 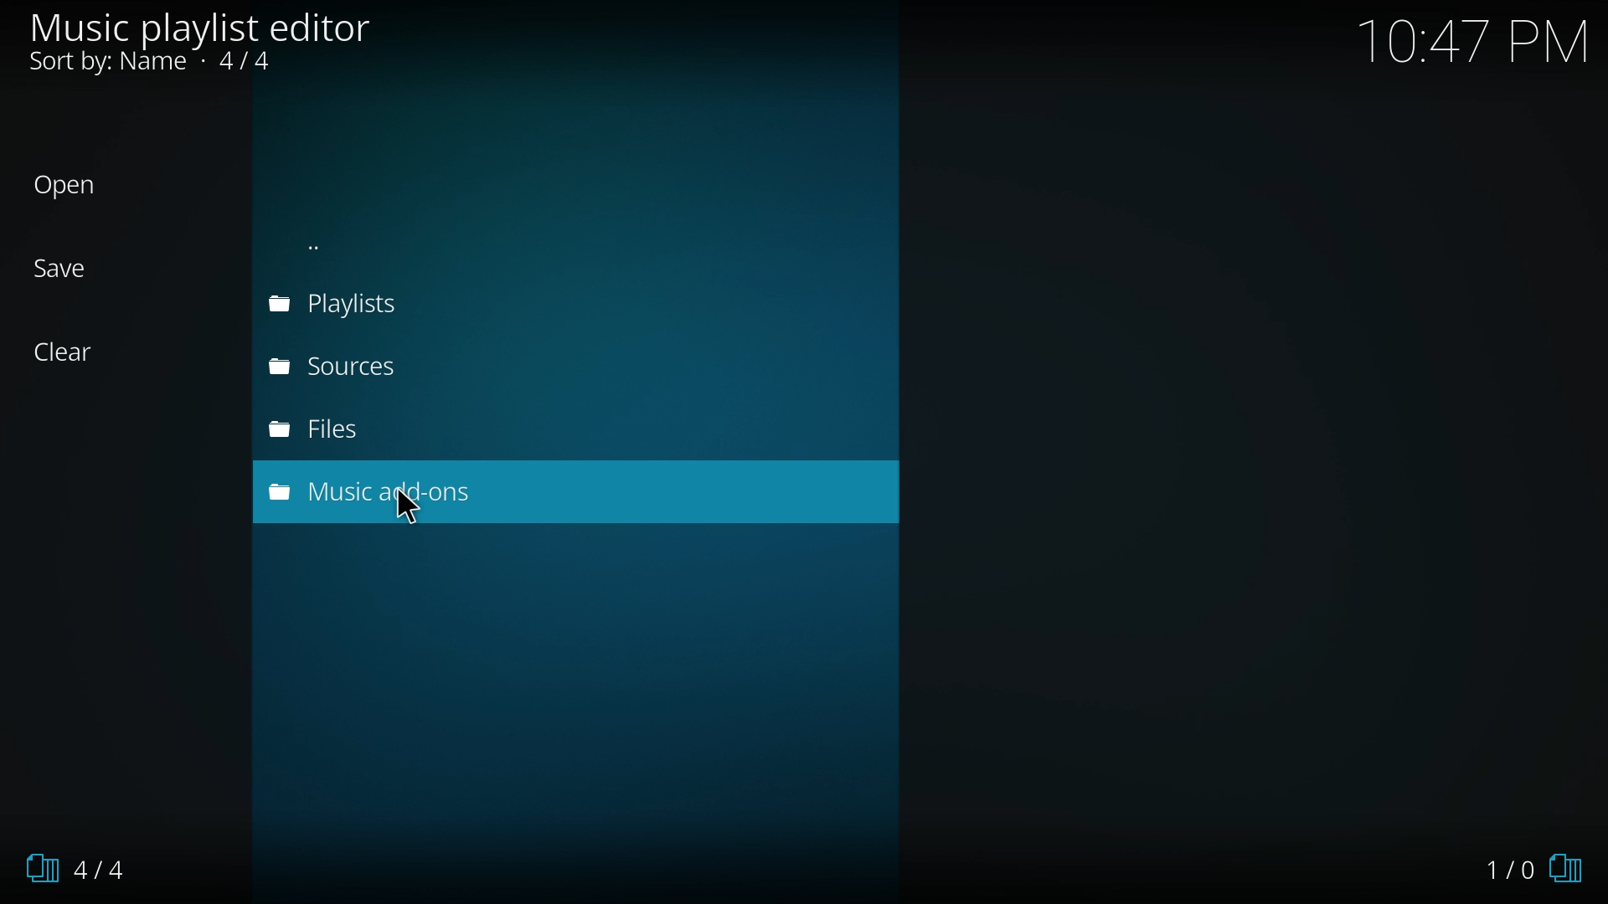 What do you see at coordinates (1538, 865) in the screenshot?
I see `1/0` at bounding box center [1538, 865].